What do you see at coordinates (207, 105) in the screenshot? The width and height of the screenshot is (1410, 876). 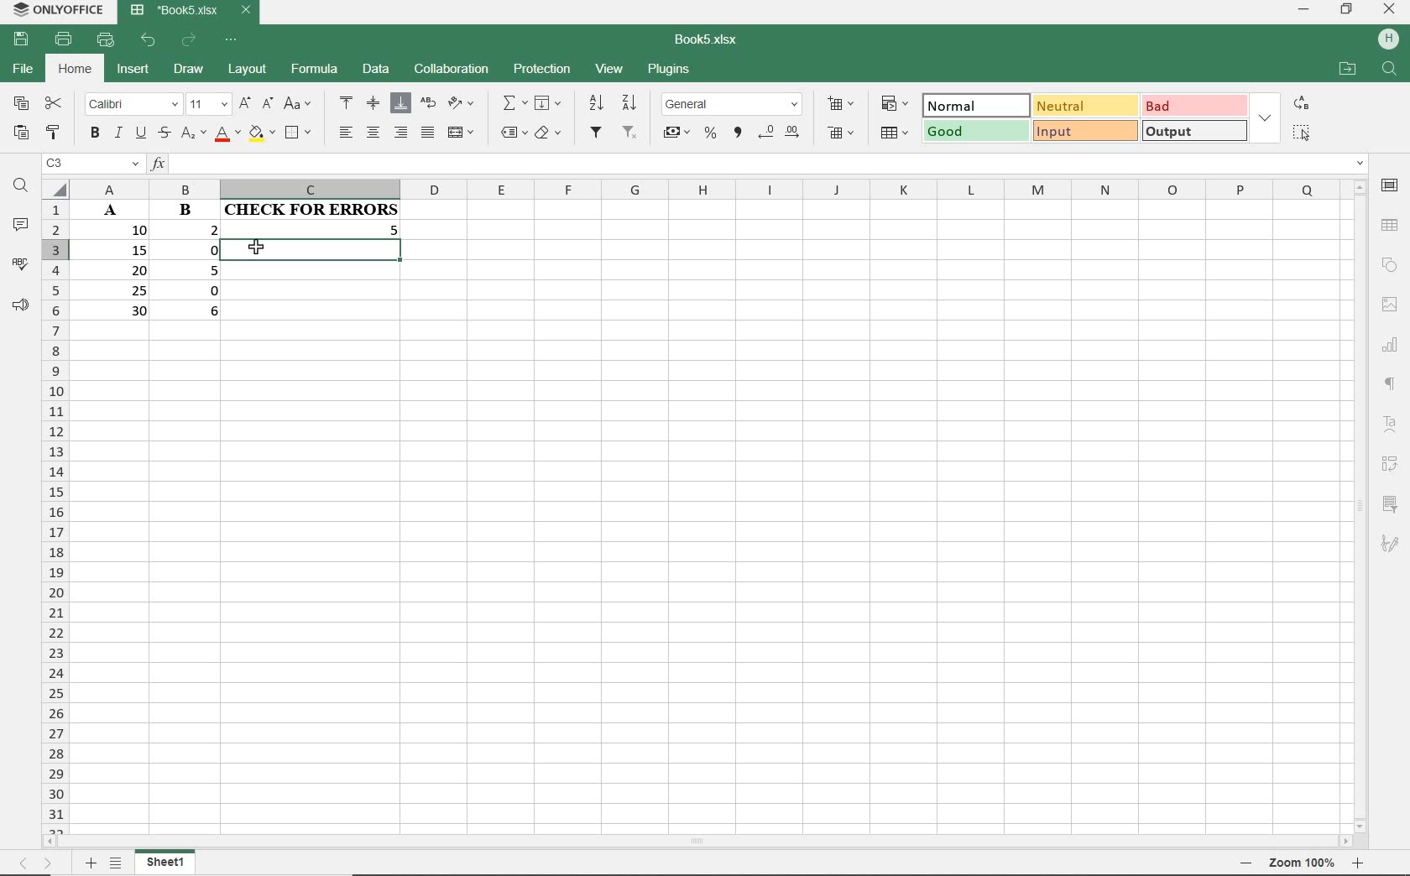 I see `FONT SIZE` at bounding box center [207, 105].